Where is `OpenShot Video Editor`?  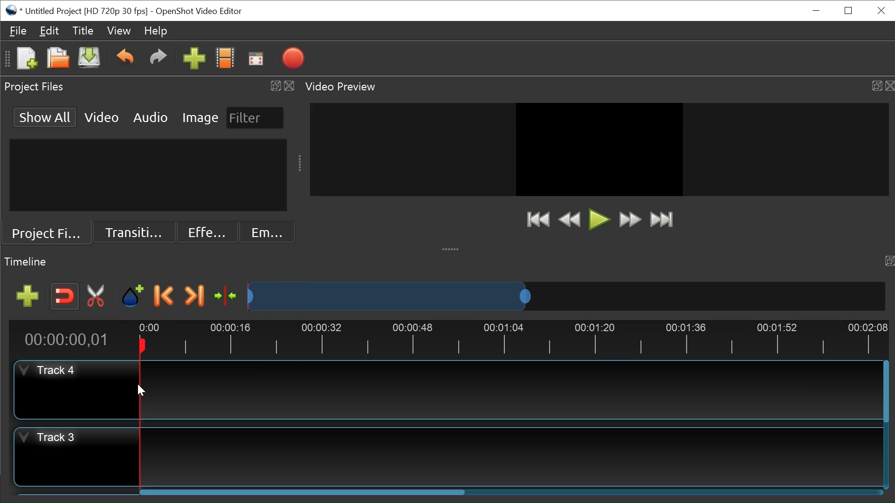
OpenShot Video Editor is located at coordinates (201, 12).